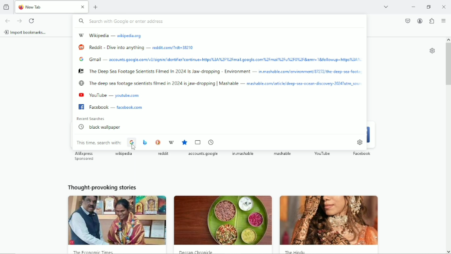 The height and width of the screenshot is (254, 451). Describe the element at coordinates (96, 7) in the screenshot. I see `add tab` at that location.